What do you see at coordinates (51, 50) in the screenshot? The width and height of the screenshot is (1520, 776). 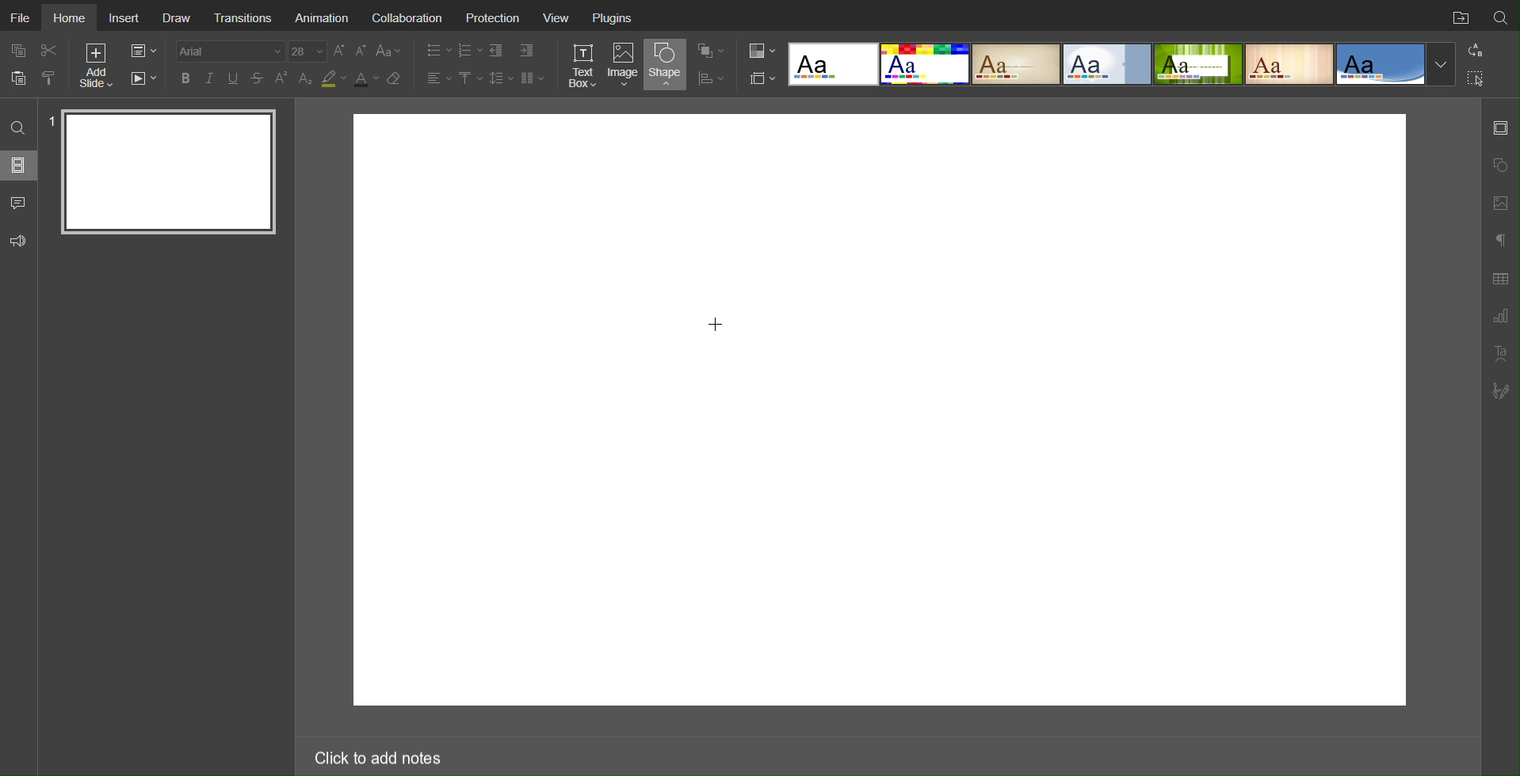 I see `Cut` at bounding box center [51, 50].